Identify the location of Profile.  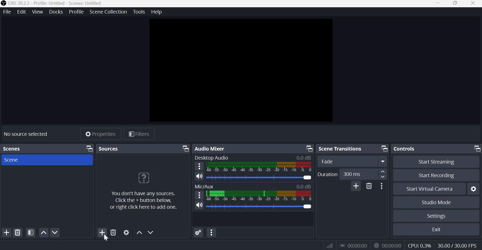
(76, 12).